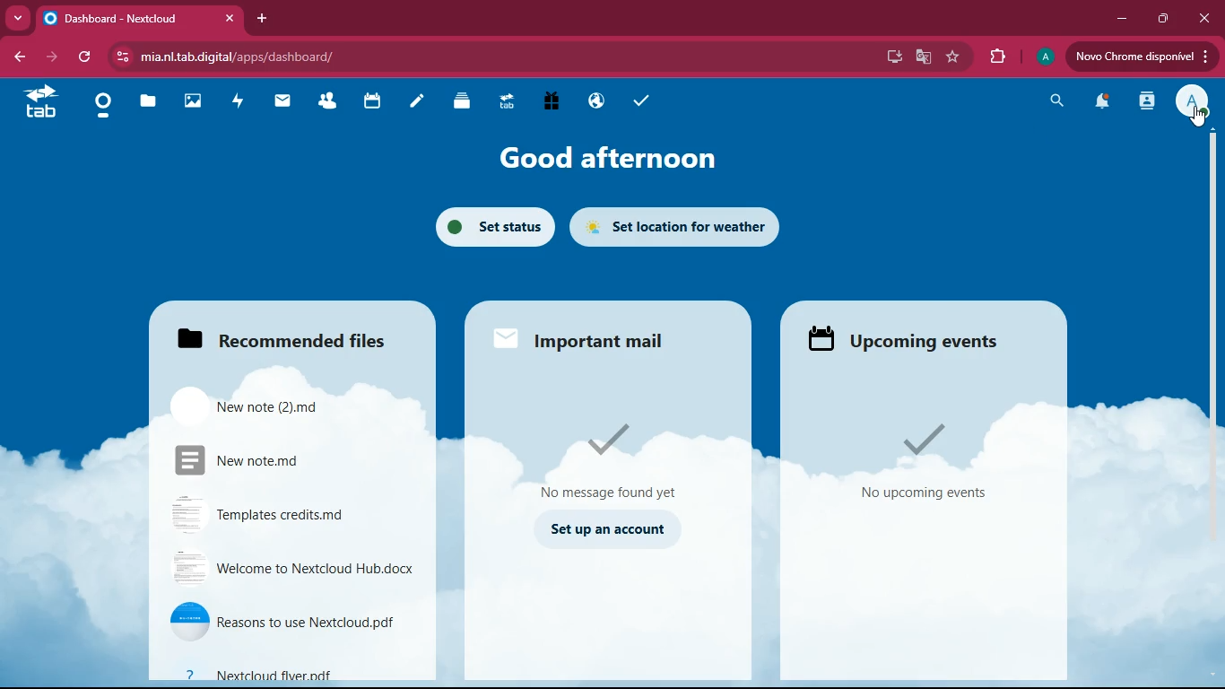 Image resolution: width=1225 pixels, height=689 pixels. I want to click on add tab, so click(262, 22).